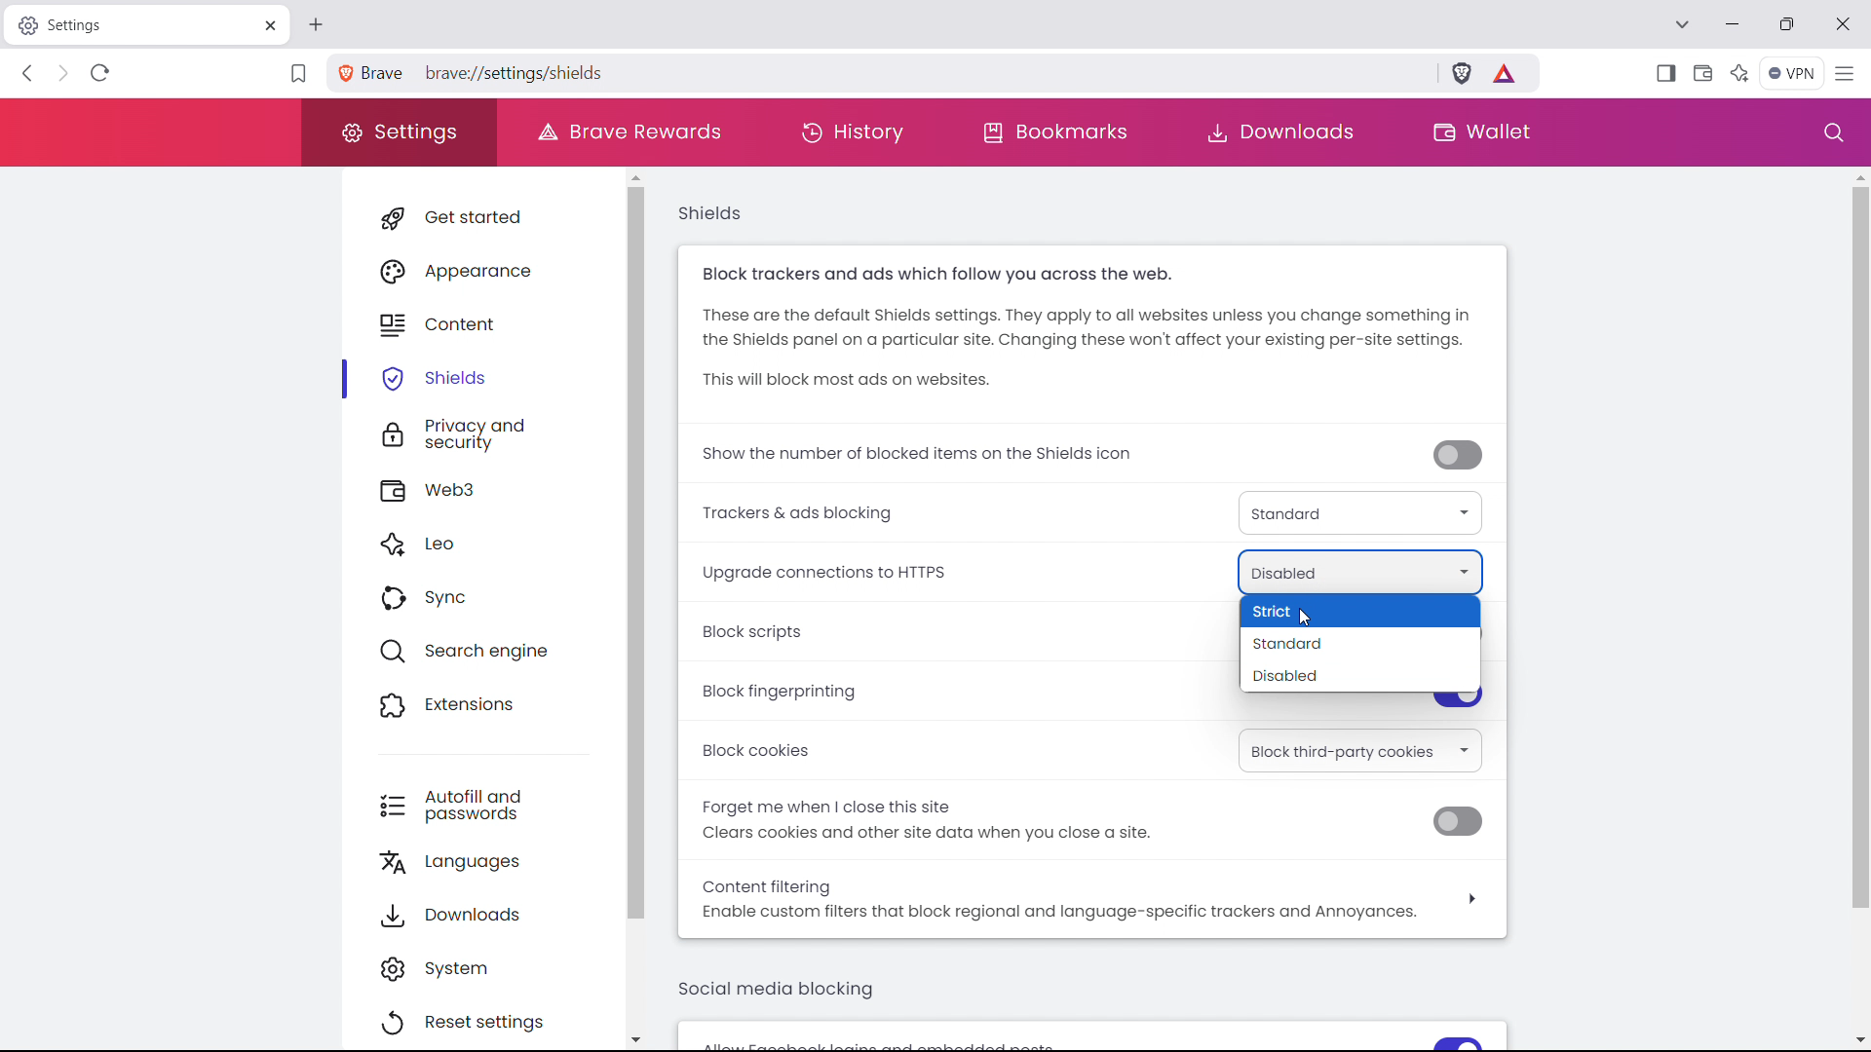 Image resolution: width=1871 pixels, height=1052 pixels. What do you see at coordinates (1307, 618) in the screenshot?
I see `Cursor` at bounding box center [1307, 618].